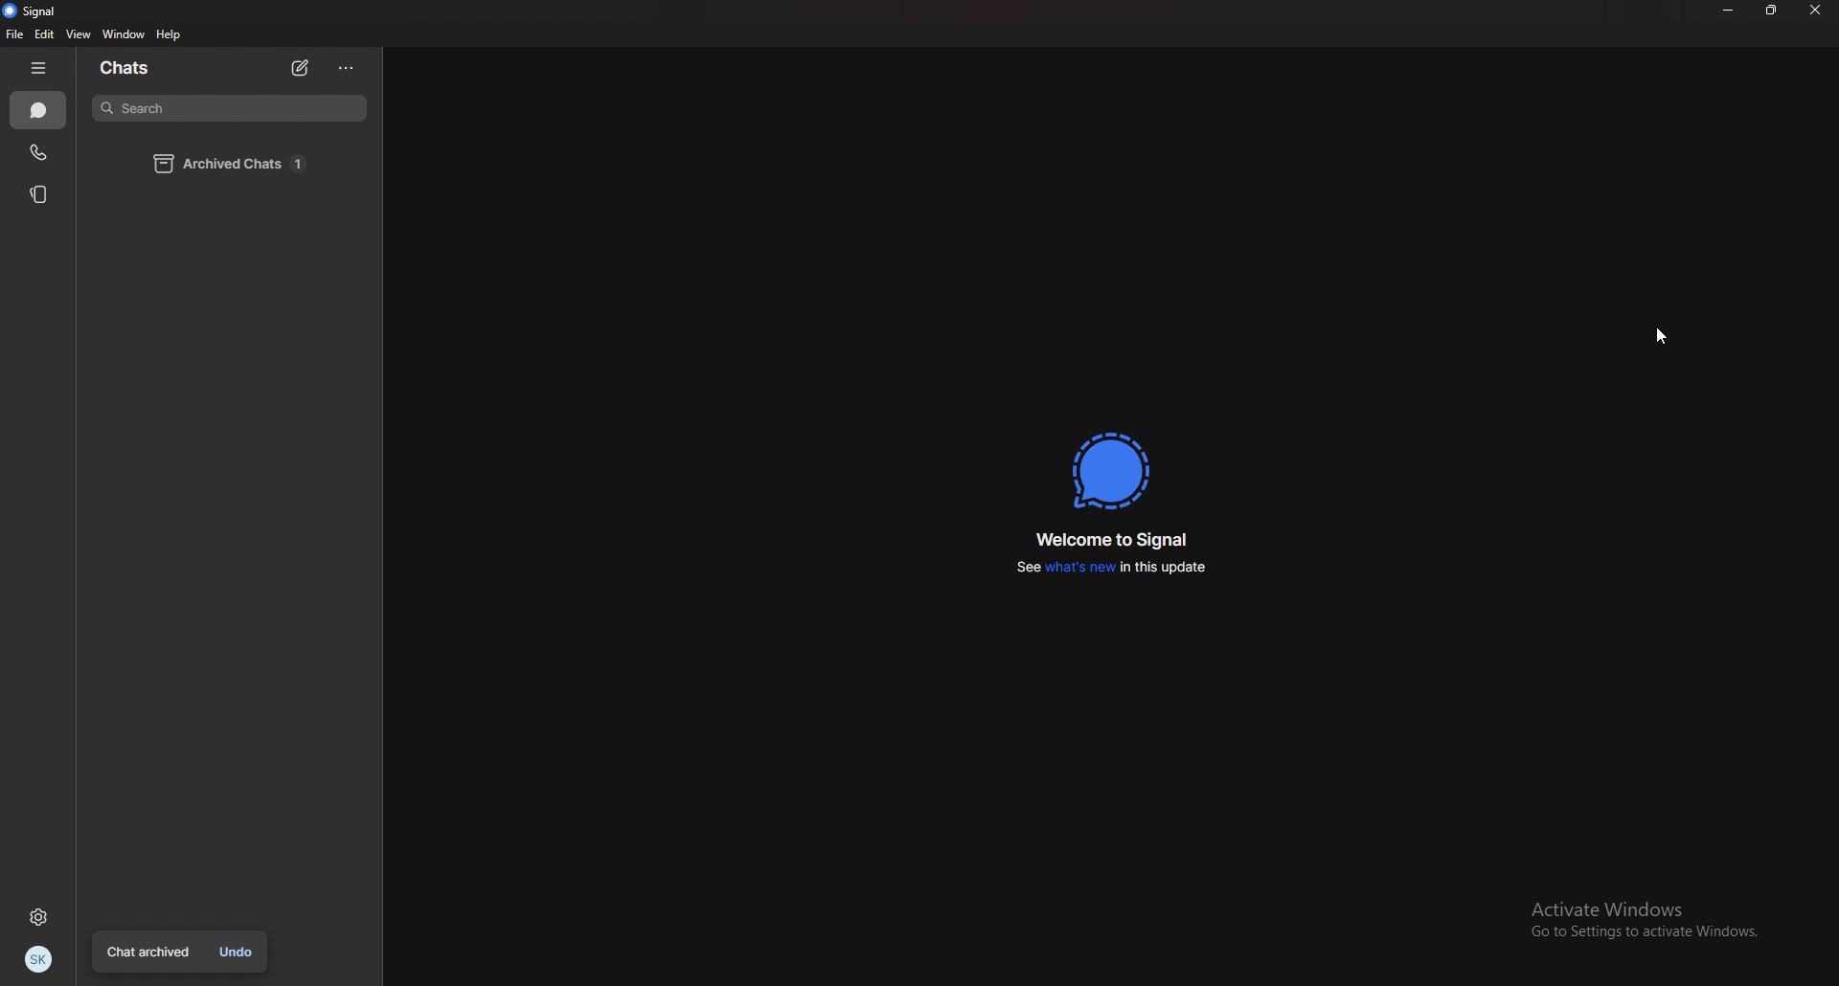 The image size is (1839, 986). What do you see at coordinates (170, 35) in the screenshot?
I see `help` at bounding box center [170, 35].